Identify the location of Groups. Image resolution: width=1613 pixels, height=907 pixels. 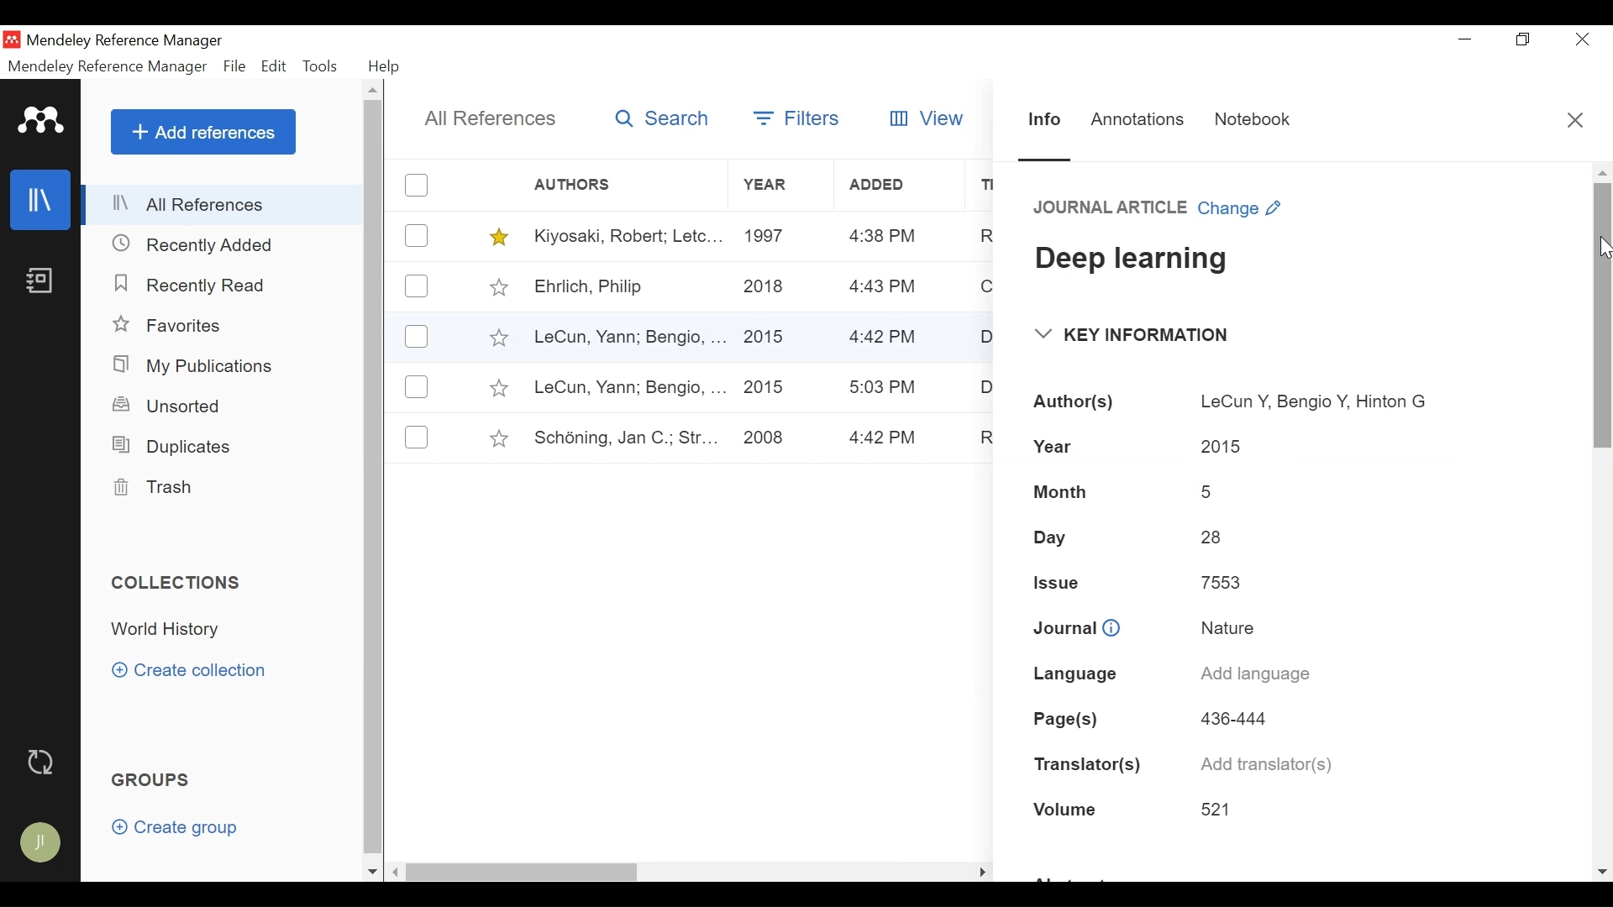
(155, 781).